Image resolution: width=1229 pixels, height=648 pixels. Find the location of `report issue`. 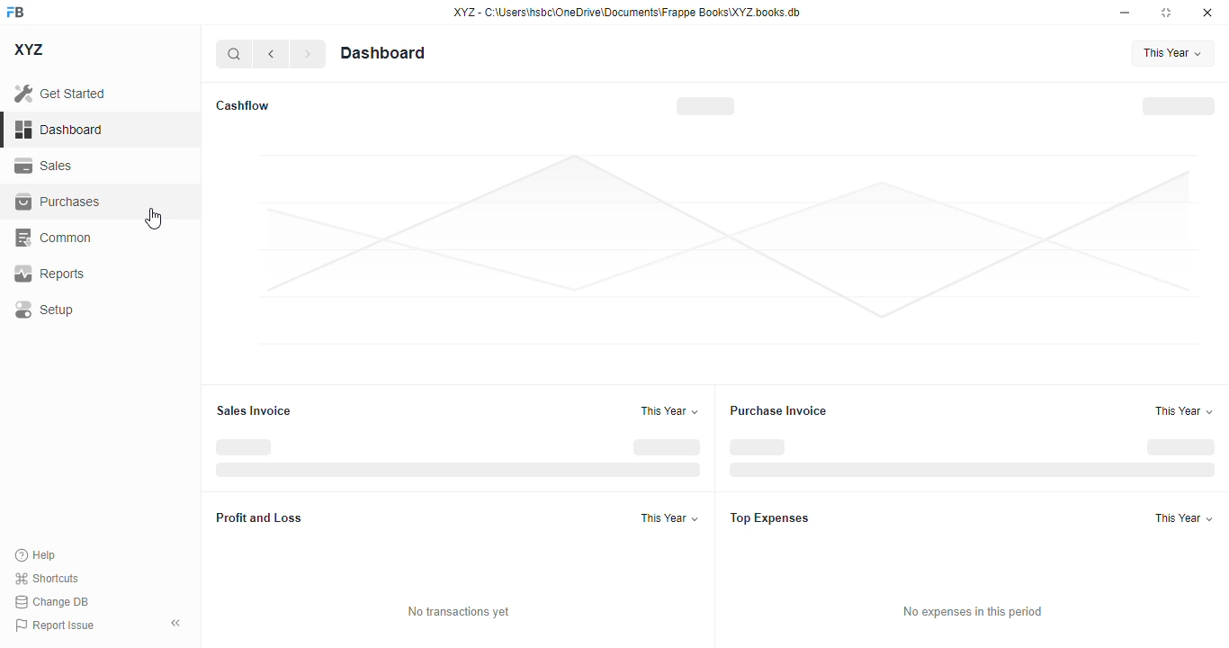

report issue is located at coordinates (54, 625).